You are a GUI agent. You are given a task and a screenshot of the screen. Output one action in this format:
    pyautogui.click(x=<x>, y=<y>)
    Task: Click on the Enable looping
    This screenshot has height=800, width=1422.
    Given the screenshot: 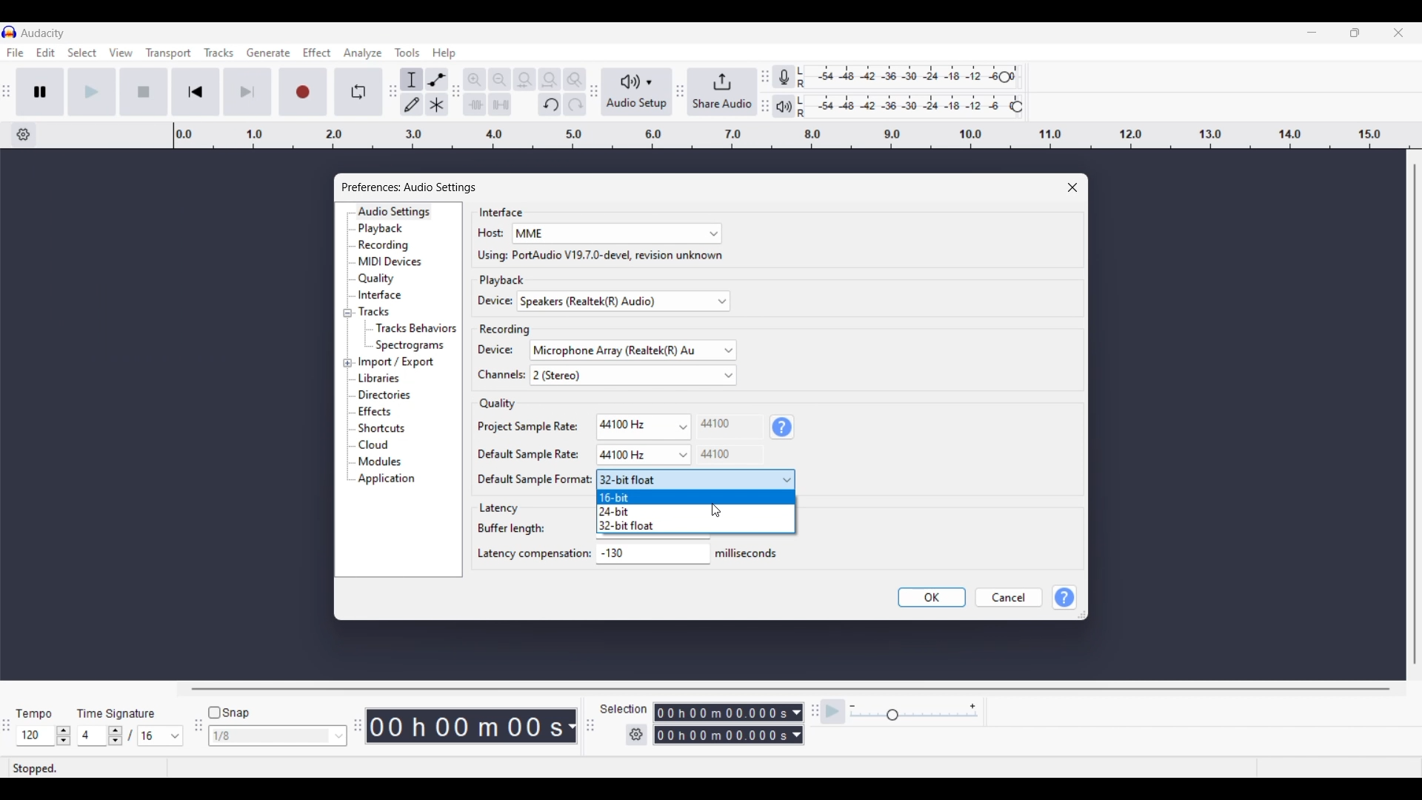 What is the action you would take?
    pyautogui.click(x=359, y=92)
    